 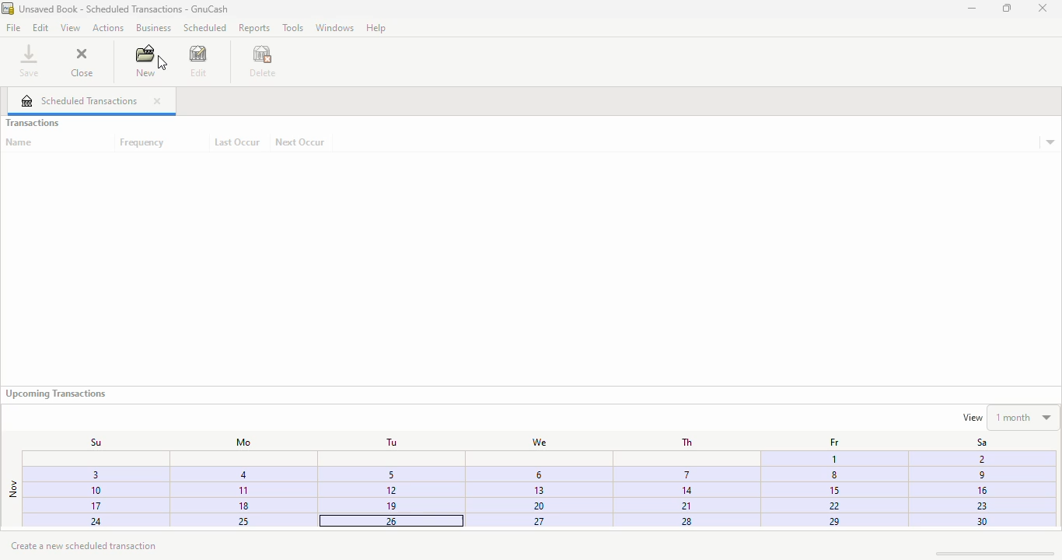 I want to click on save, so click(x=30, y=60).